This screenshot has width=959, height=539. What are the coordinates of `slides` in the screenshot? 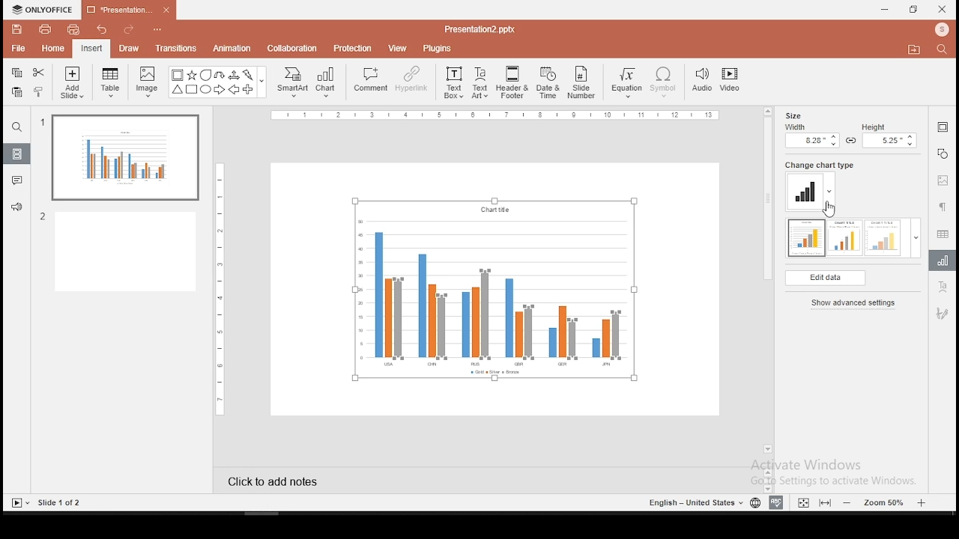 It's located at (16, 153).